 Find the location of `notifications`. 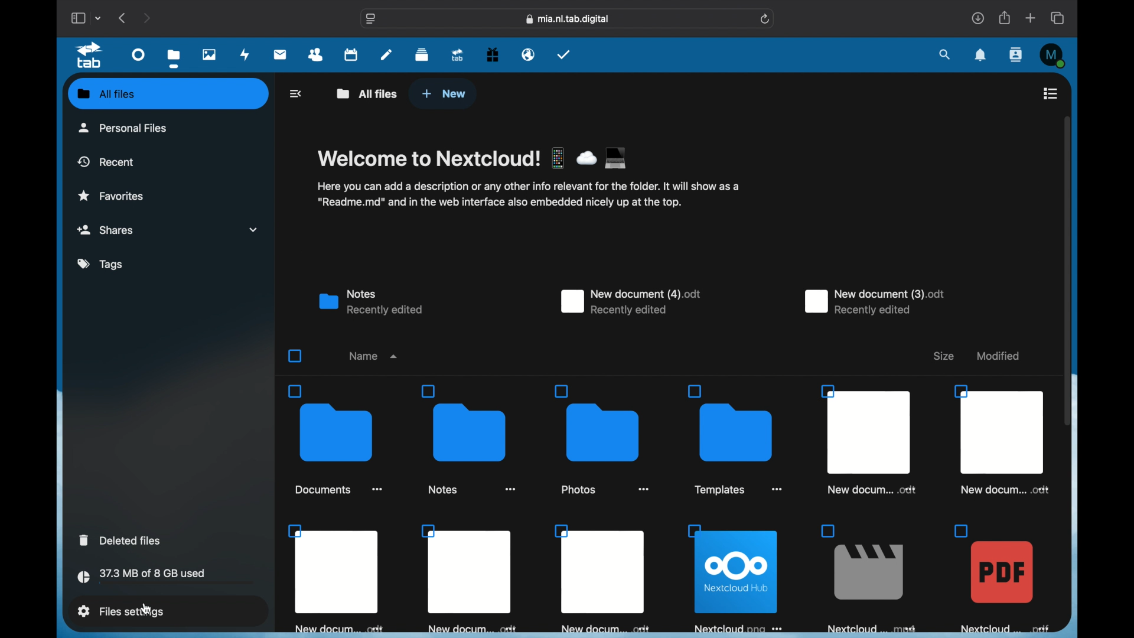

notifications is located at coordinates (981, 56).